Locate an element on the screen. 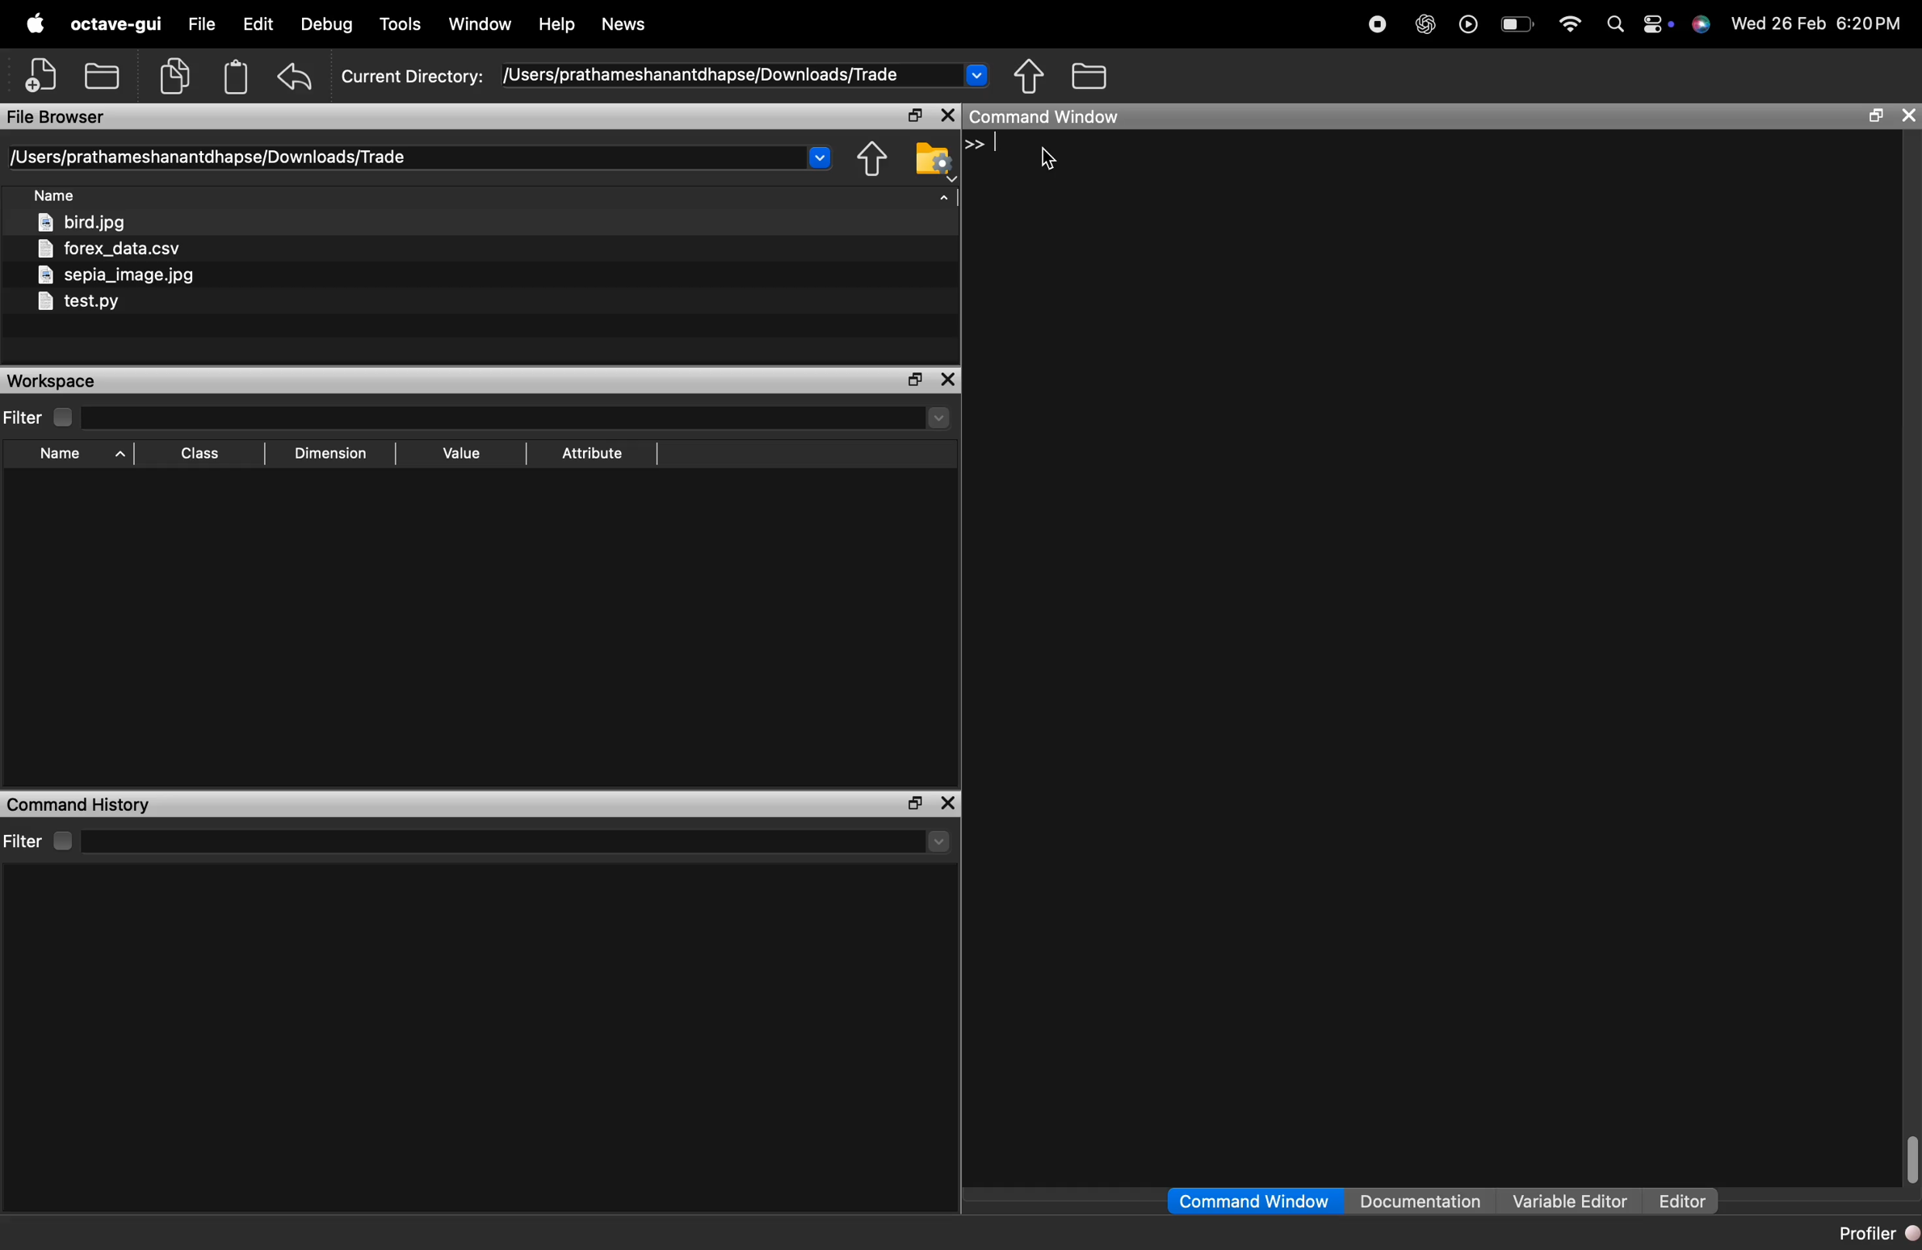 This screenshot has height=1250, width=1922. clipboard is located at coordinates (237, 77).